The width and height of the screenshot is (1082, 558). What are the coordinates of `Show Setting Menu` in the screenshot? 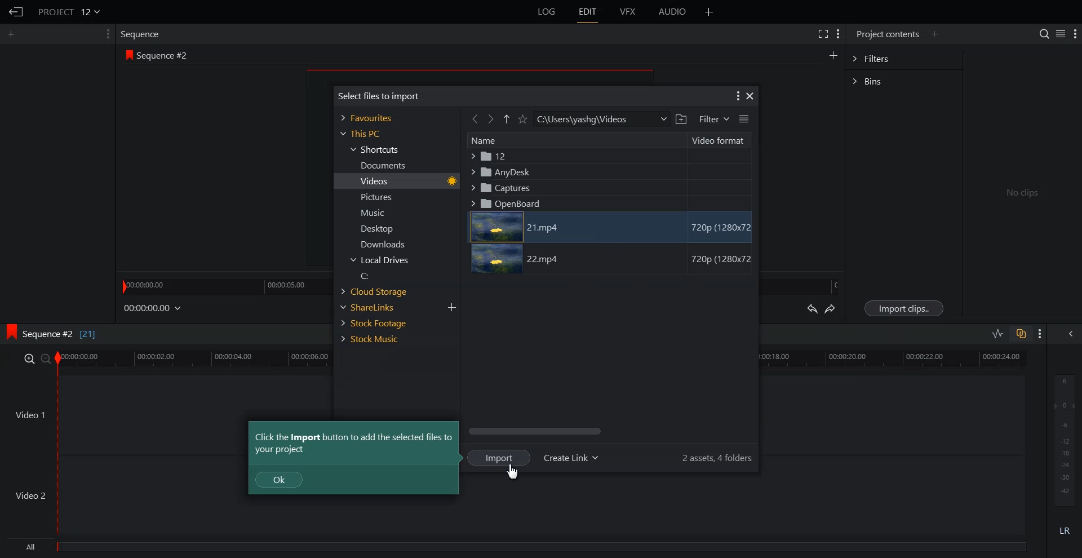 It's located at (1075, 34).